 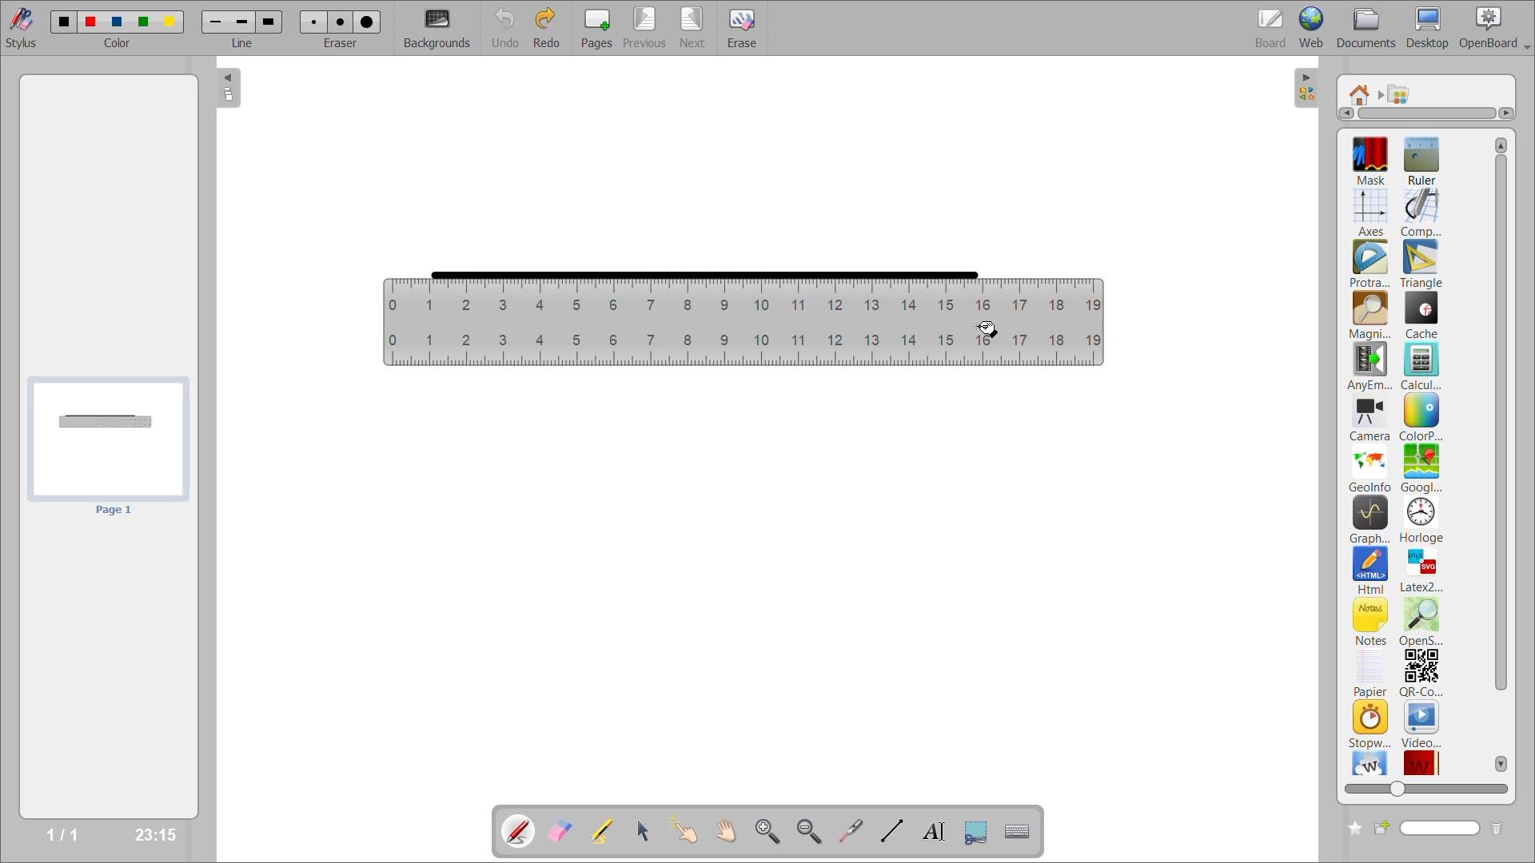 What do you see at coordinates (727, 829) in the screenshot?
I see `scroll page` at bounding box center [727, 829].